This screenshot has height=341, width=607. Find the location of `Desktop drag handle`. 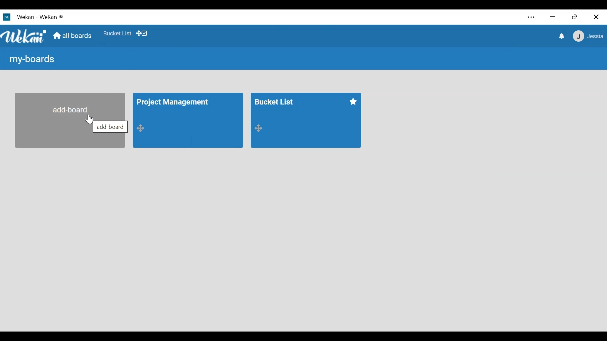

Desktop drag handle is located at coordinates (142, 128).